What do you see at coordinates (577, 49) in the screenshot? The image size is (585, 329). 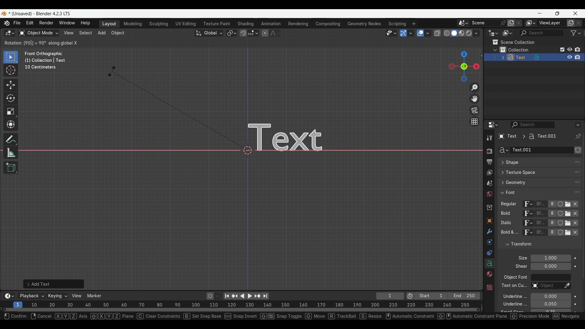 I see `Disable in renders` at bounding box center [577, 49].